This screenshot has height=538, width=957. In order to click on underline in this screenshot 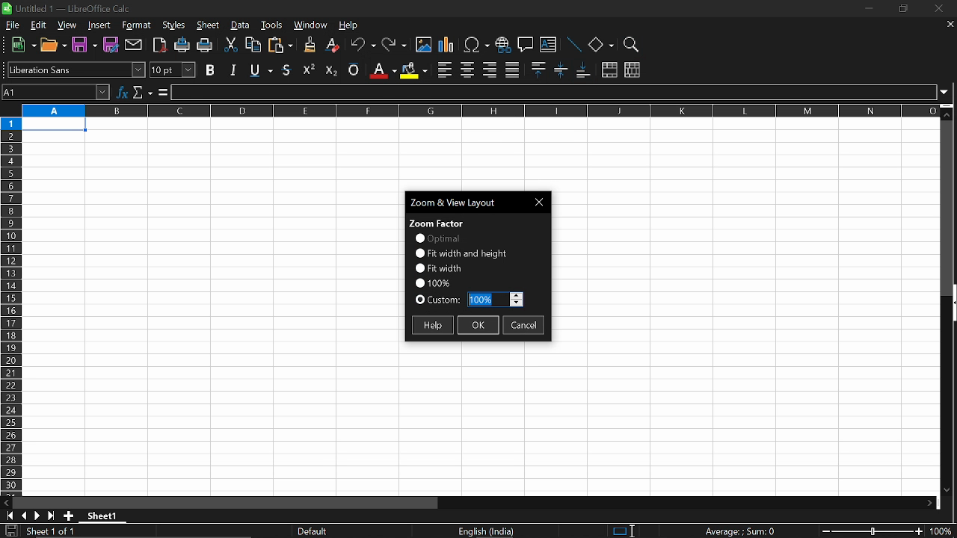, I will do `click(288, 69)`.